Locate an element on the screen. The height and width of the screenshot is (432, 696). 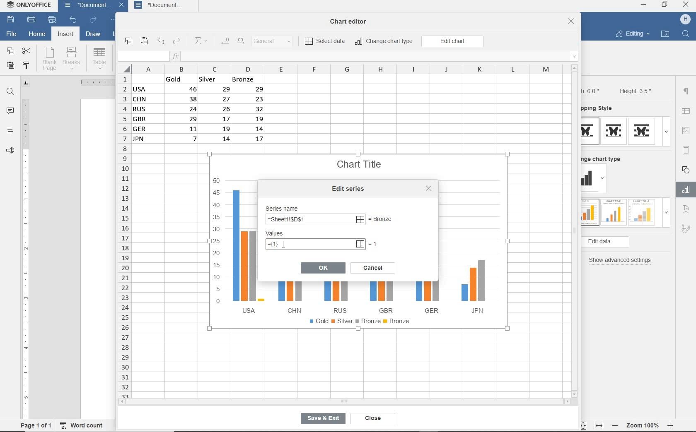
wrapping style is located at coordinates (600, 109).